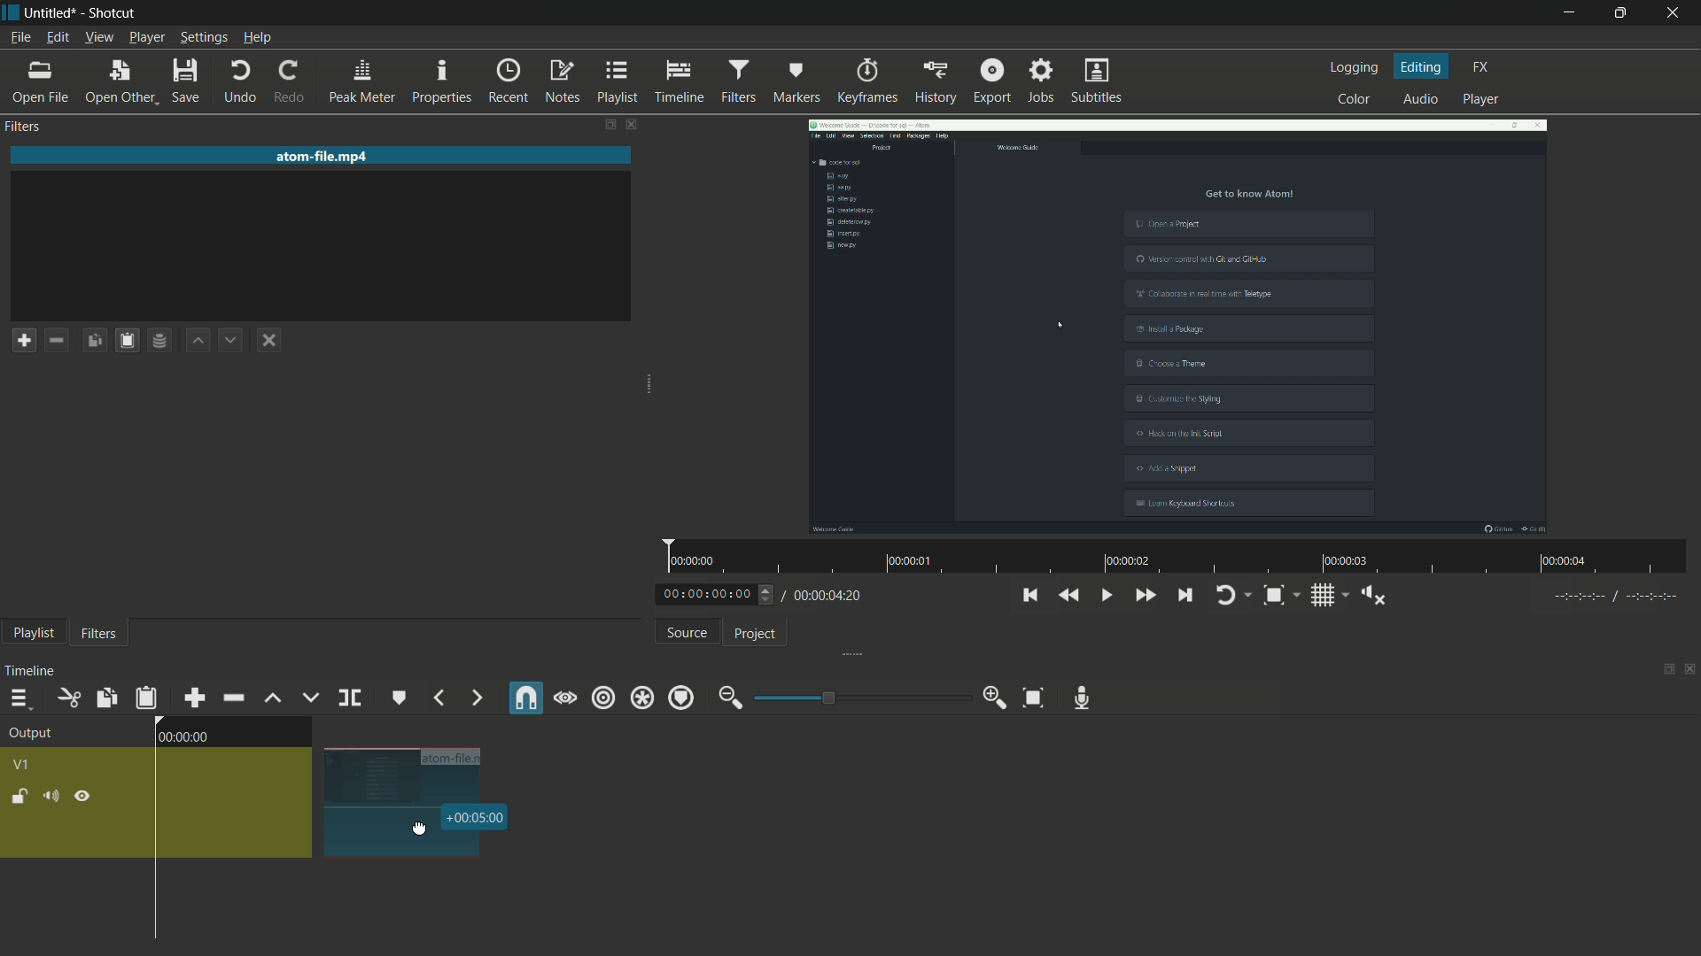  Describe the element at coordinates (634, 123) in the screenshot. I see `close filter pane` at that location.